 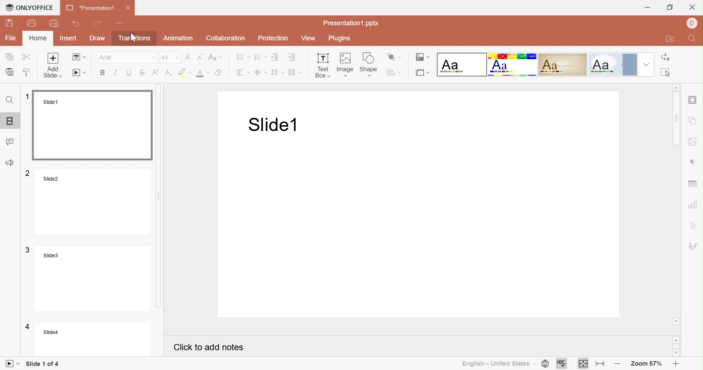 I want to click on Slide settings, so click(x=692, y=100).